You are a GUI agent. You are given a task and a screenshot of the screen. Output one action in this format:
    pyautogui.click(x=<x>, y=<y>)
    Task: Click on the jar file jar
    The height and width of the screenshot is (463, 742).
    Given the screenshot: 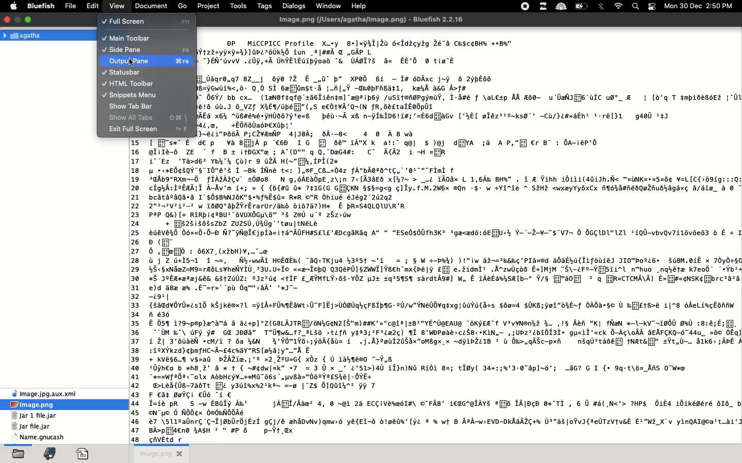 What is the action you would take?
    pyautogui.click(x=34, y=426)
    